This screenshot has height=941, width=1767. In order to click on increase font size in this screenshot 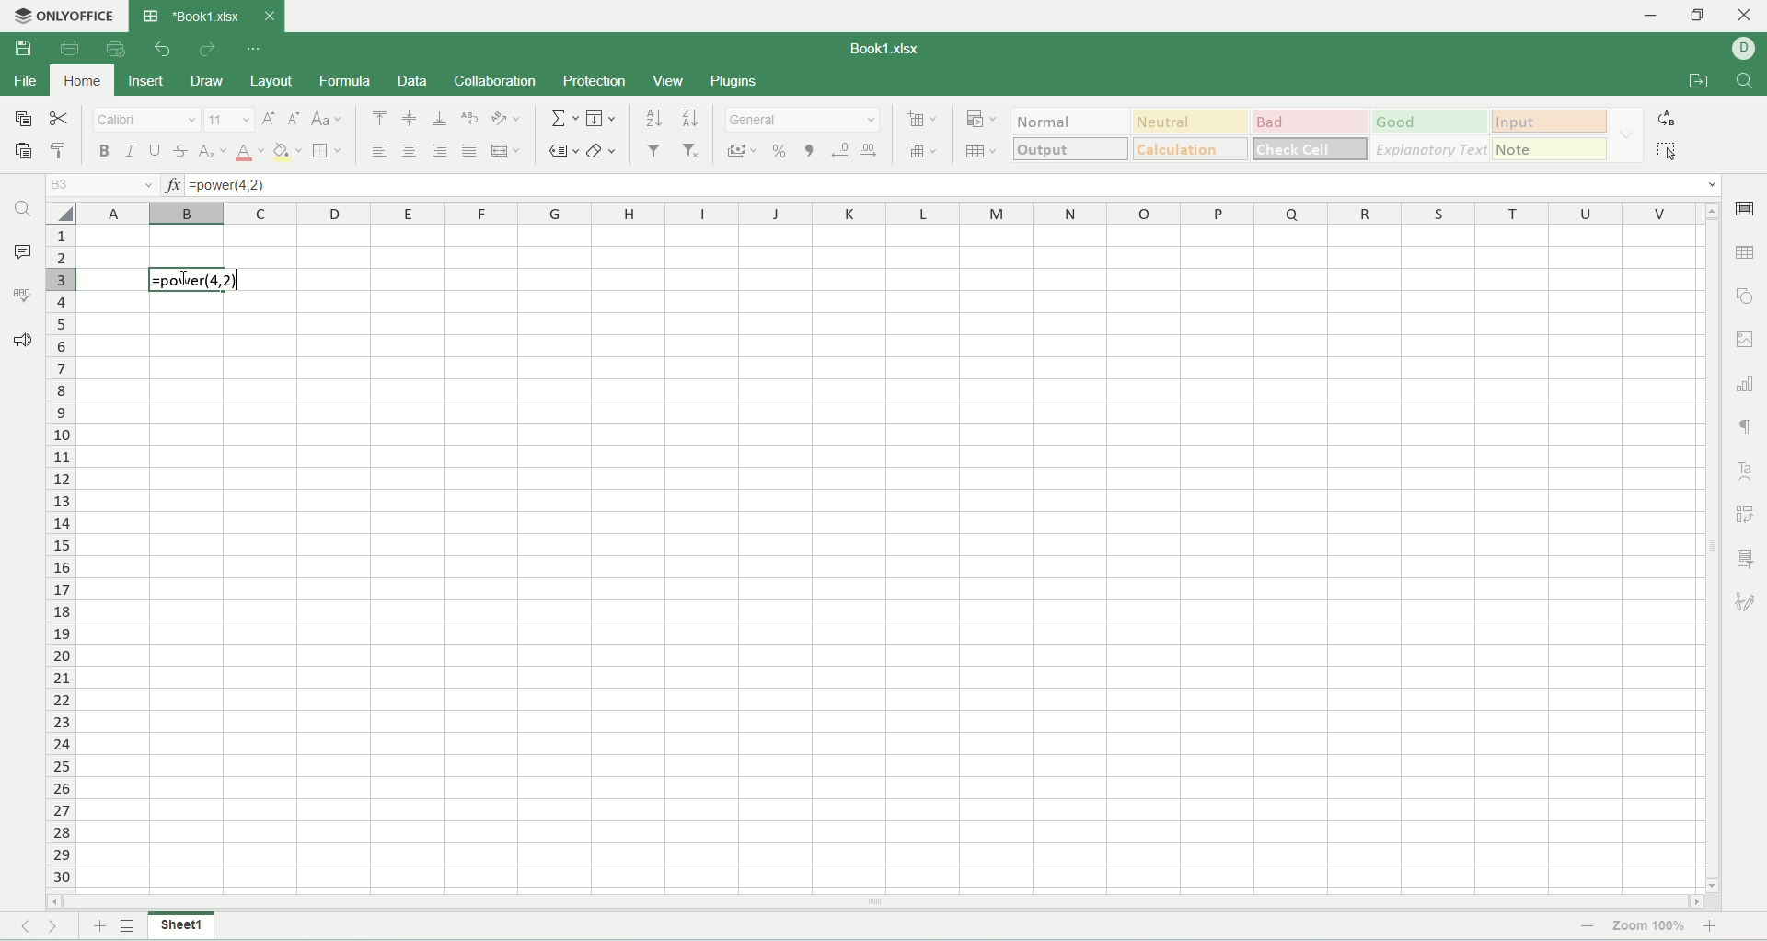, I will do `click(269, 121)`.